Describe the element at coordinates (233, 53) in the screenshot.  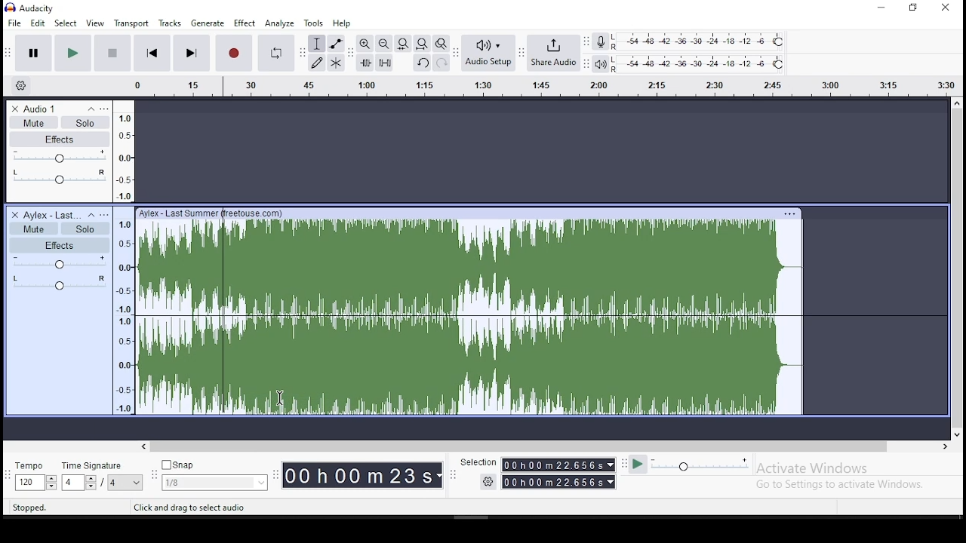
I see `record` at that location.